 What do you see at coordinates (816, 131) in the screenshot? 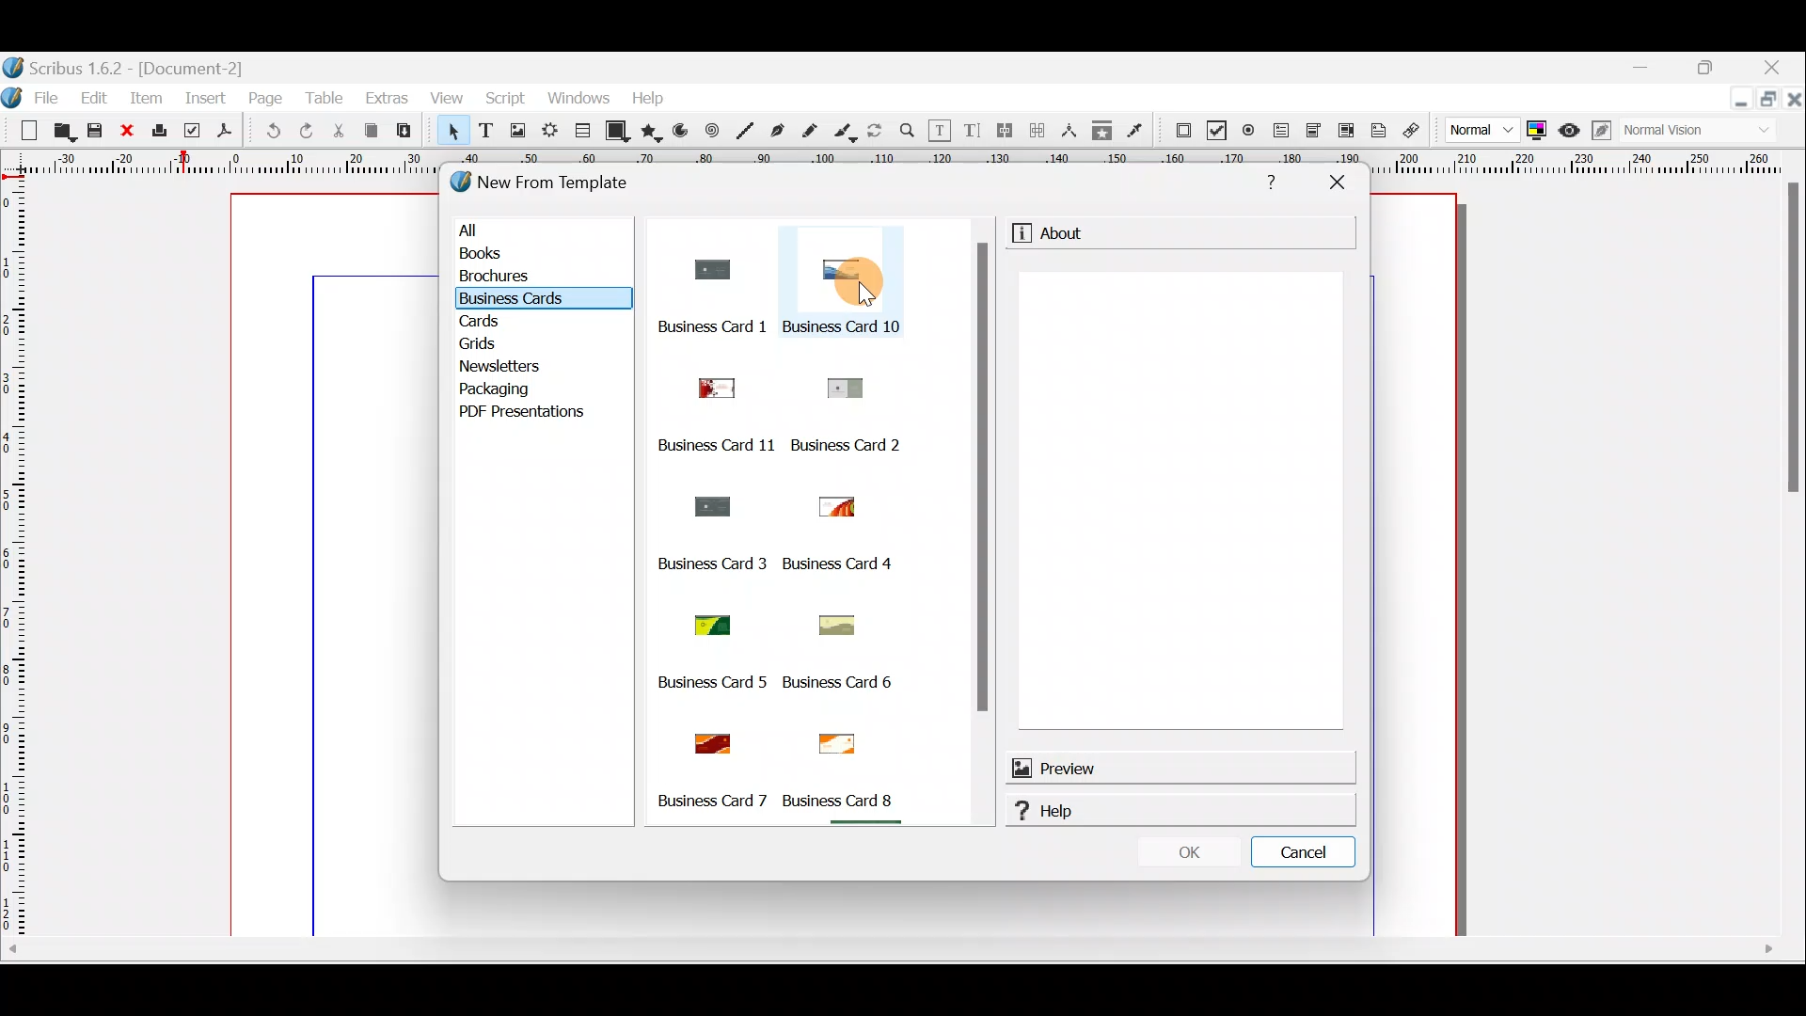
I see `Freehand line` at bounding box center [816, 131].